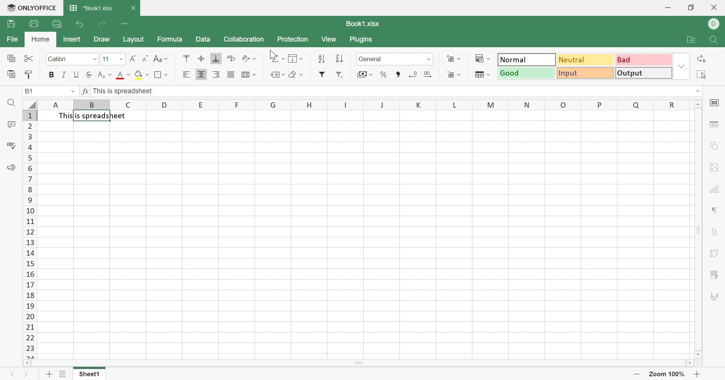  I want to click on Add sheets, so click(50, 374).